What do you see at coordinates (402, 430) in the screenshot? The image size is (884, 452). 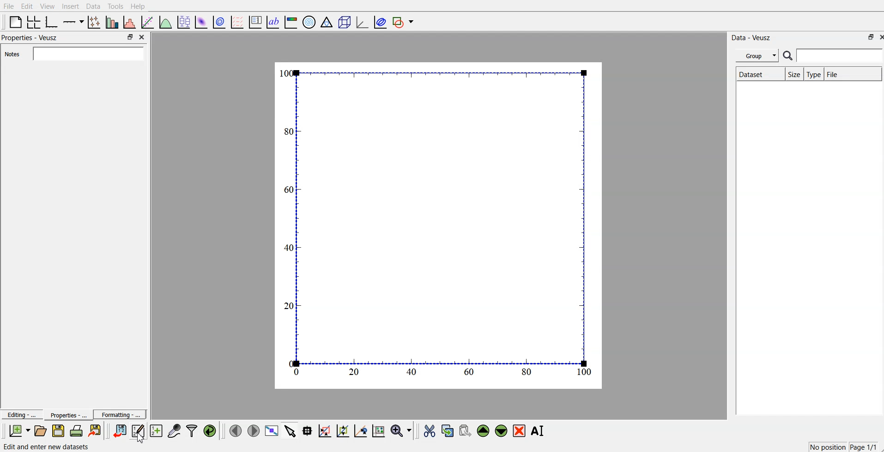 I see `Zoom function menu` at bounding box center [402, 430].